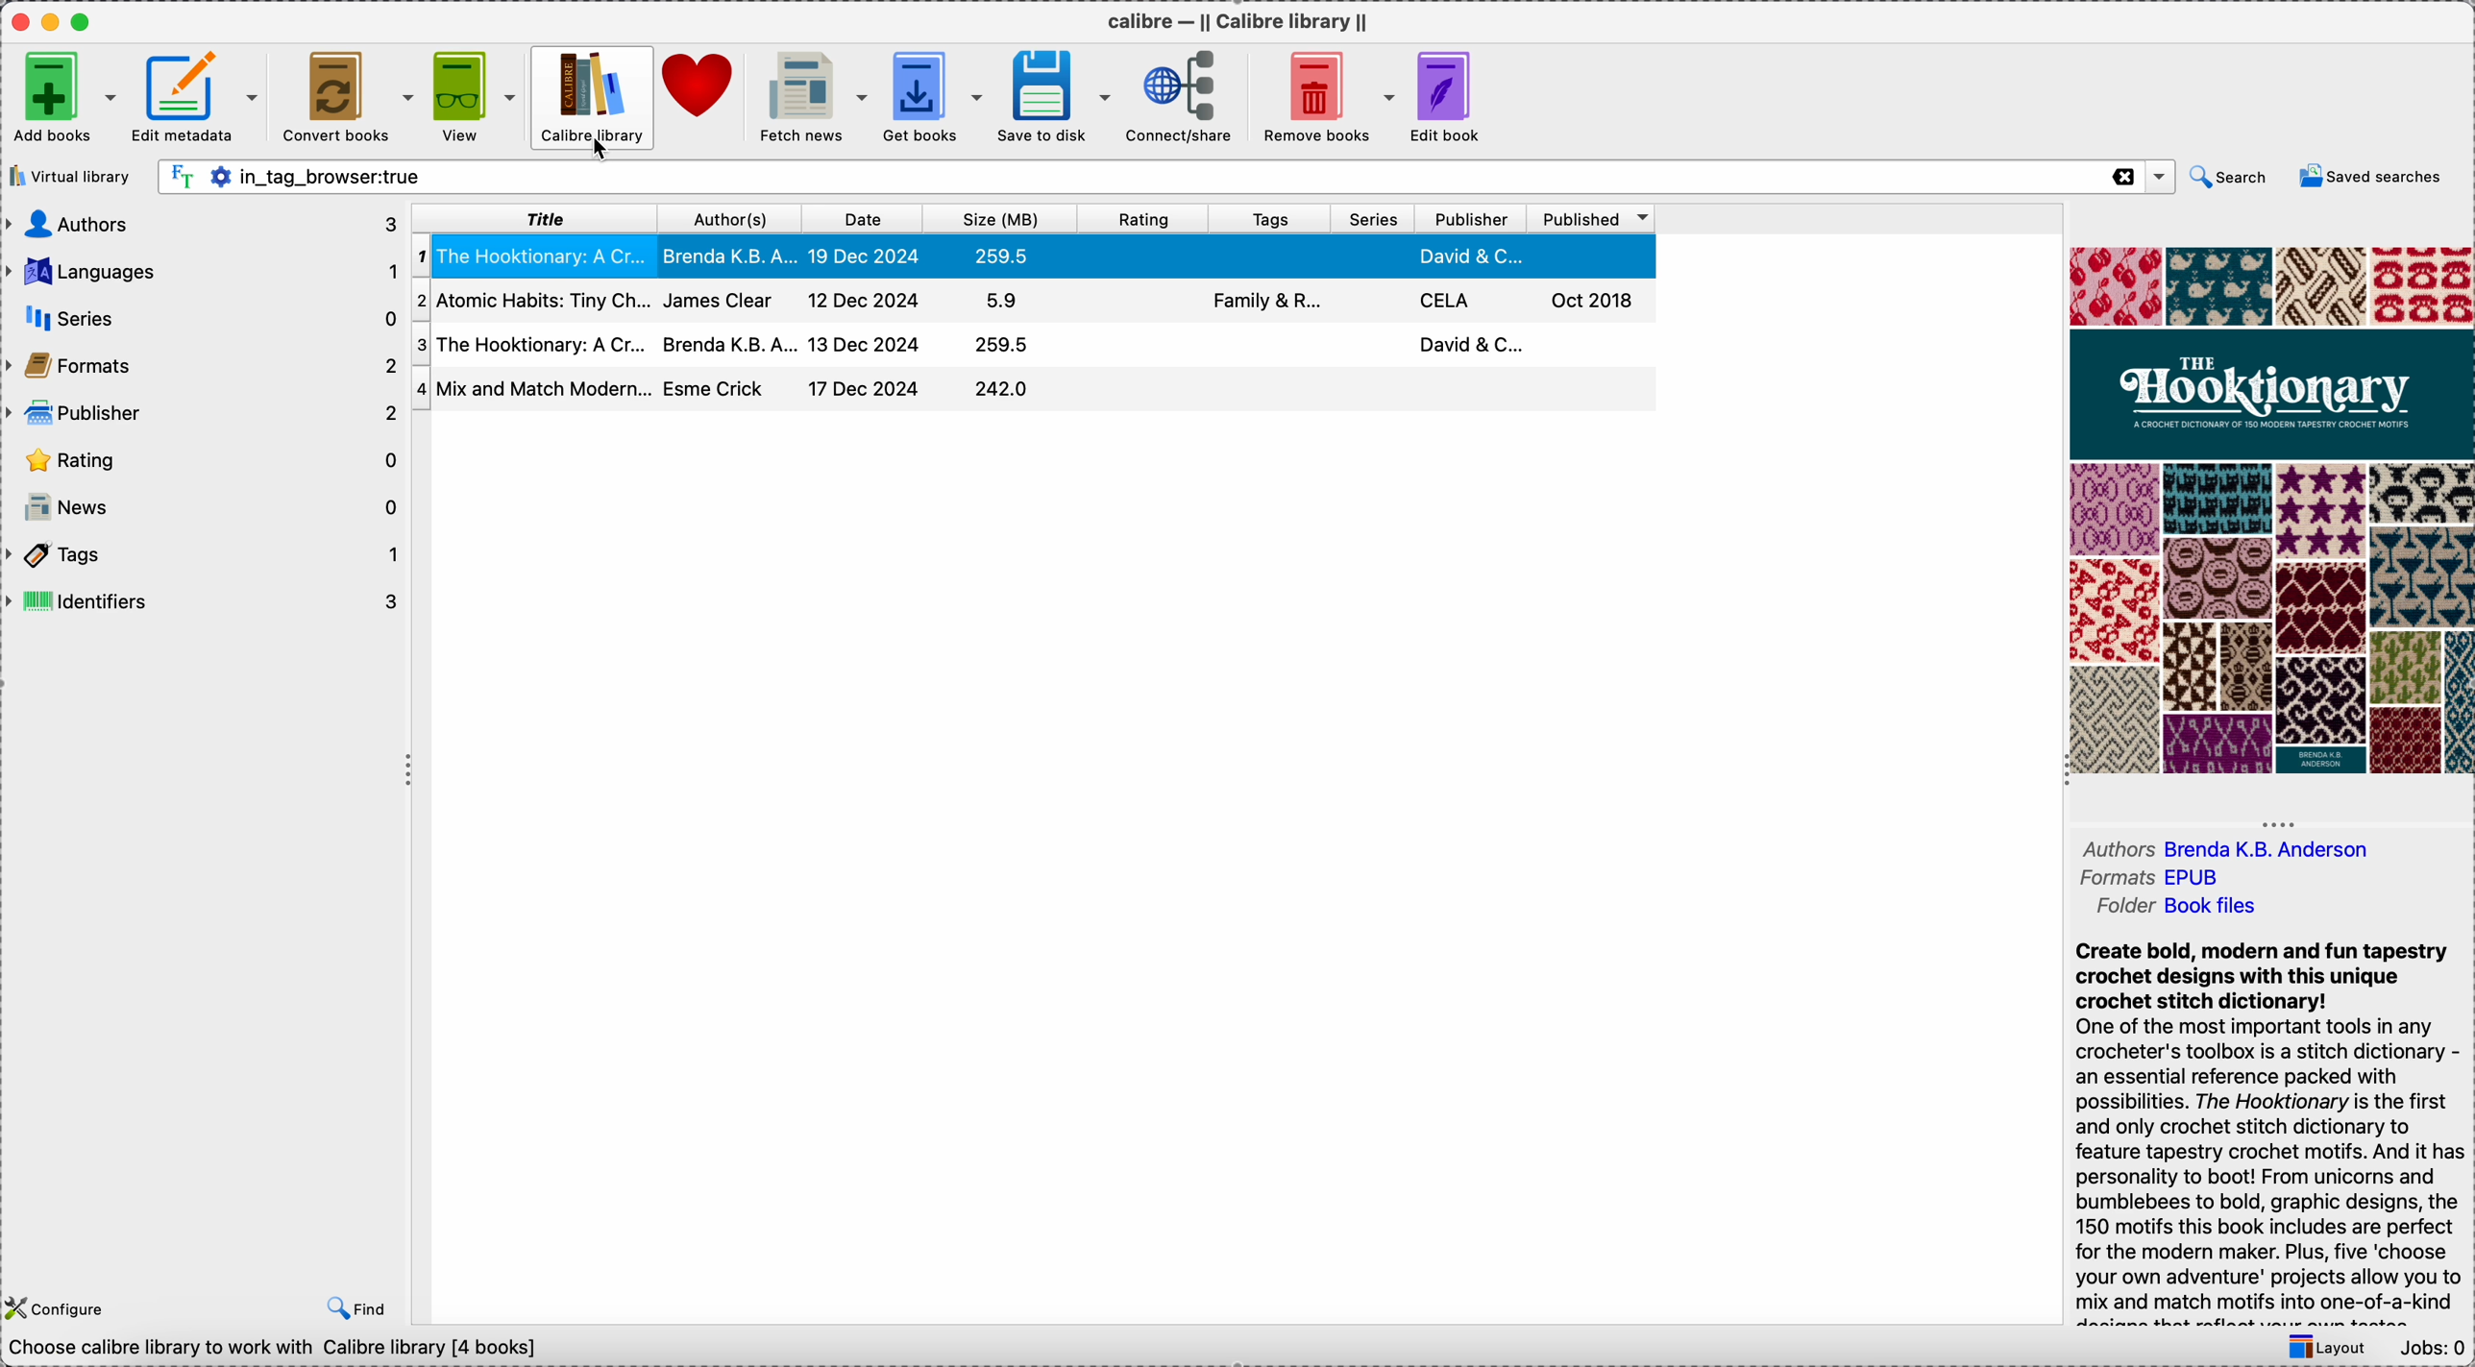  What do you see at coordinates (15, 22) in the screenshot?
I see `close app` at bounding box center [15, 22].